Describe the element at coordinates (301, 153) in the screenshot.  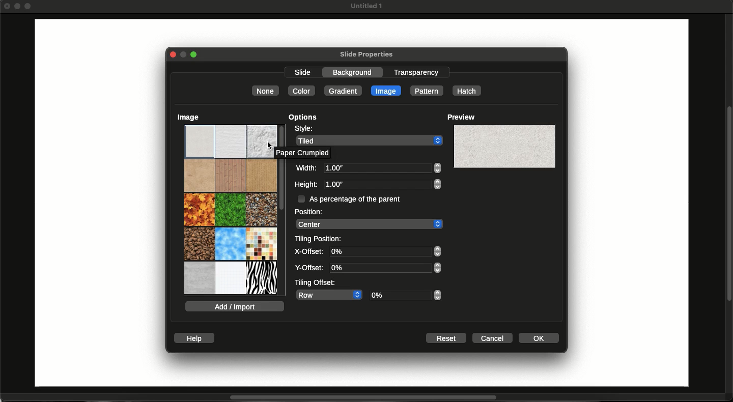
I see `Paper crumpled` at that location.